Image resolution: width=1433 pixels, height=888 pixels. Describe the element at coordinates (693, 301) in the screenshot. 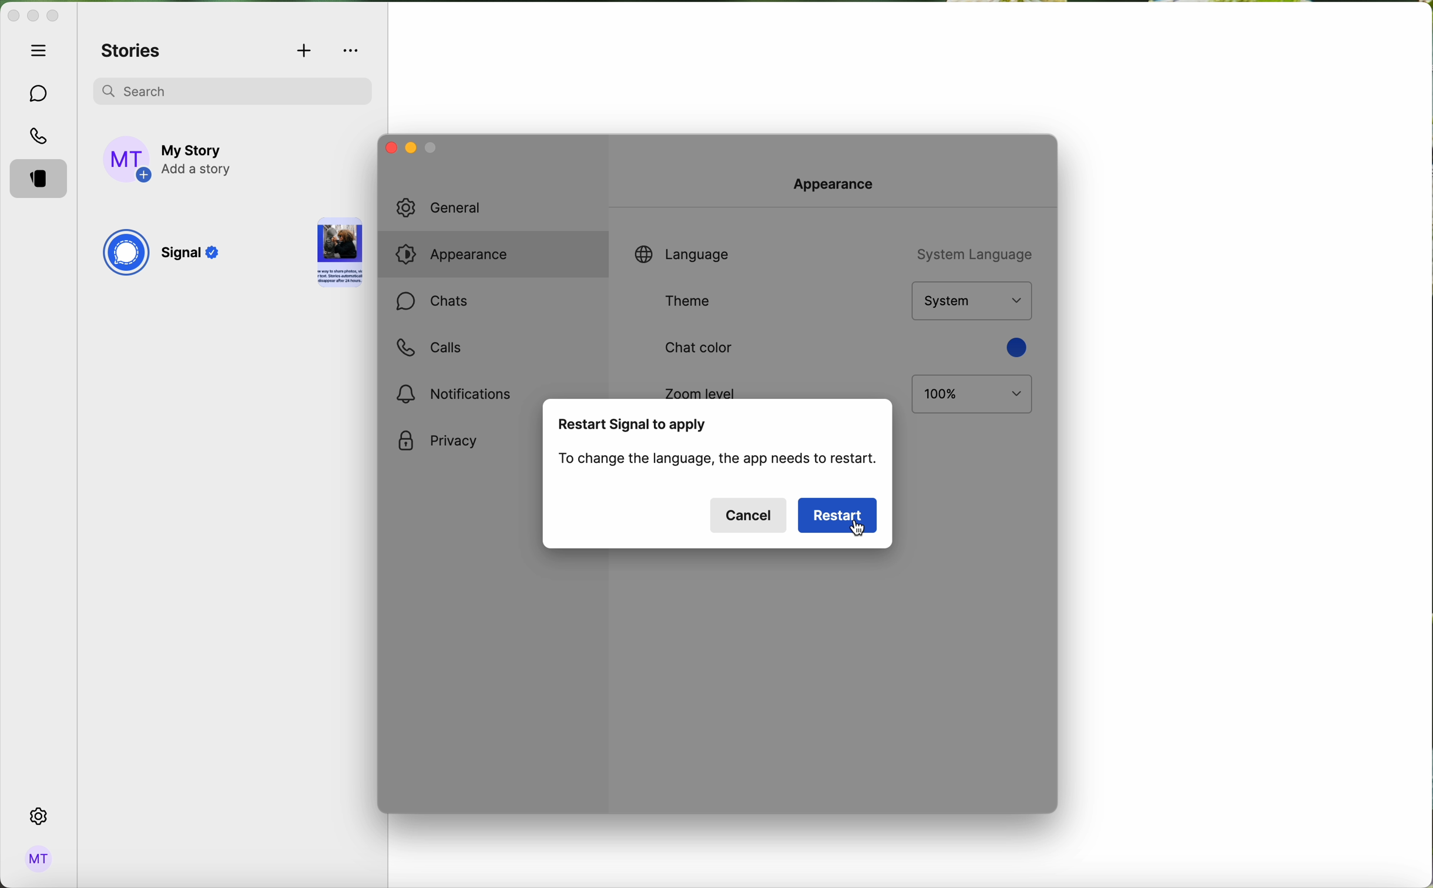

I see `Theme` at that location.